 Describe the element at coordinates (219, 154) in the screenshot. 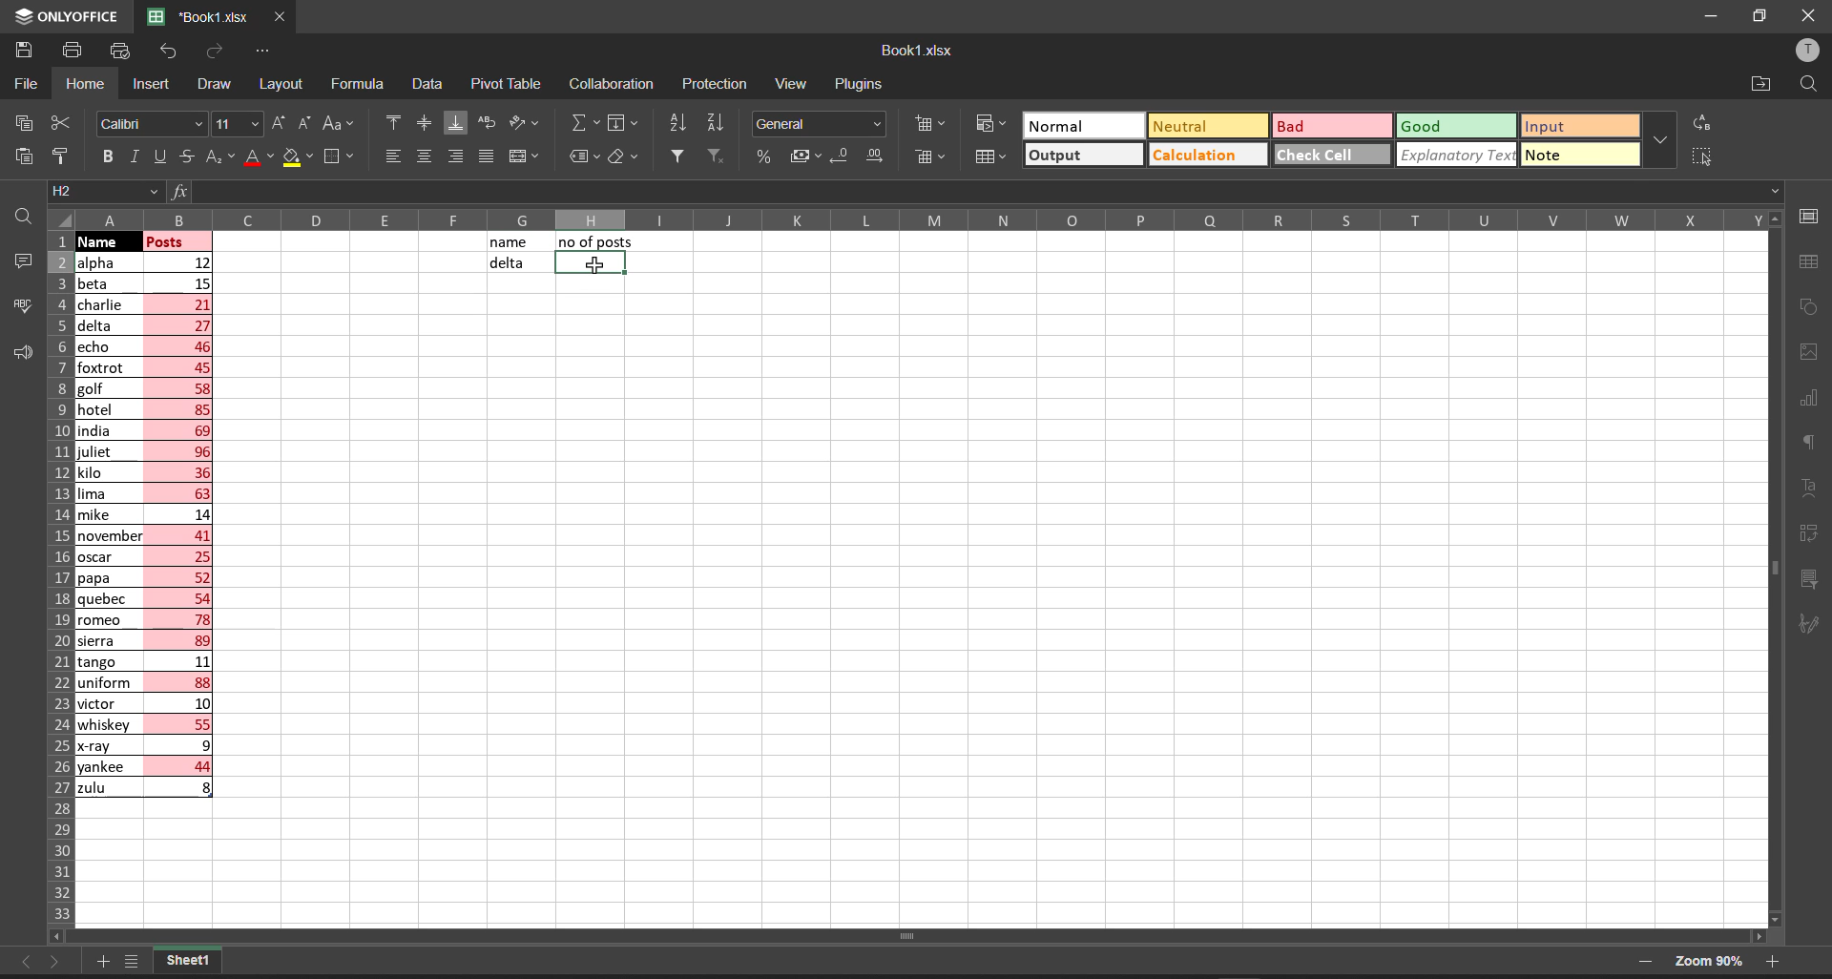

I see `subscript\superscript` at that location.